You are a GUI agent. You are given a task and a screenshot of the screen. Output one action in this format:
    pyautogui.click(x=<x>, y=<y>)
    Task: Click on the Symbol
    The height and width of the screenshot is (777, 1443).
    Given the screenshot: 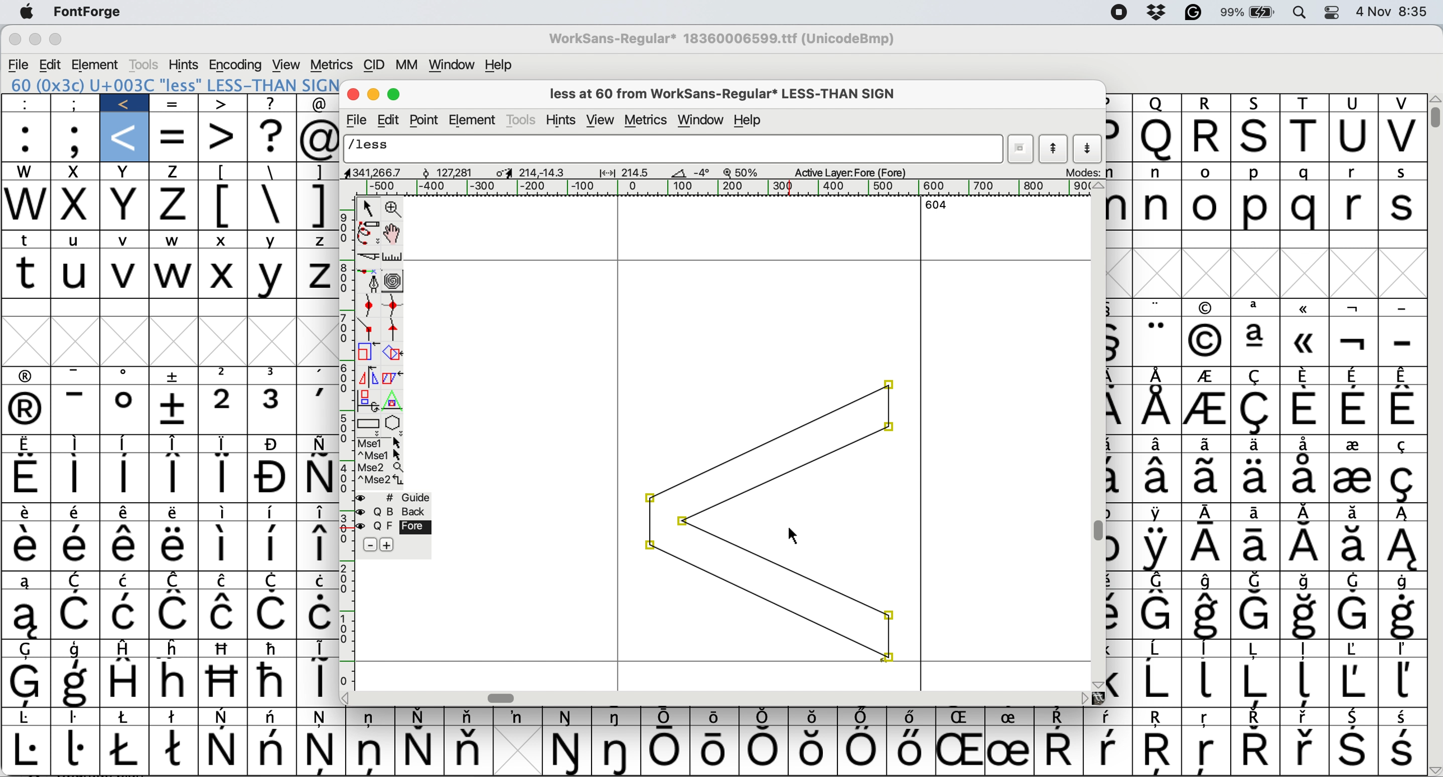 What is the action you would take?
    pyautogui.click(x=1256, y=411)
    